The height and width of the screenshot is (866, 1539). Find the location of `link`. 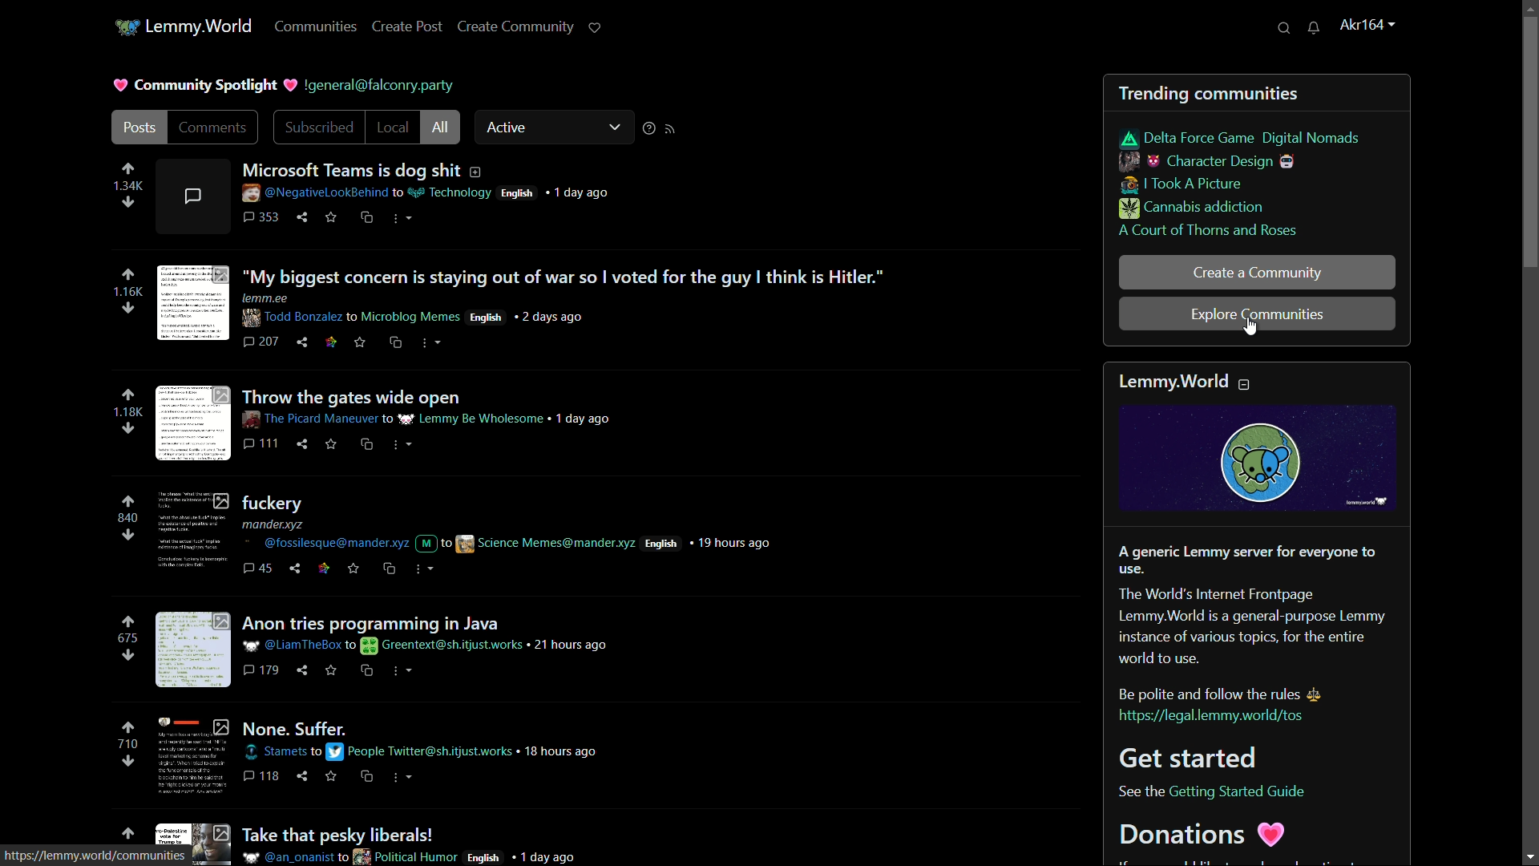

link is located at coordinates (1238, 789).